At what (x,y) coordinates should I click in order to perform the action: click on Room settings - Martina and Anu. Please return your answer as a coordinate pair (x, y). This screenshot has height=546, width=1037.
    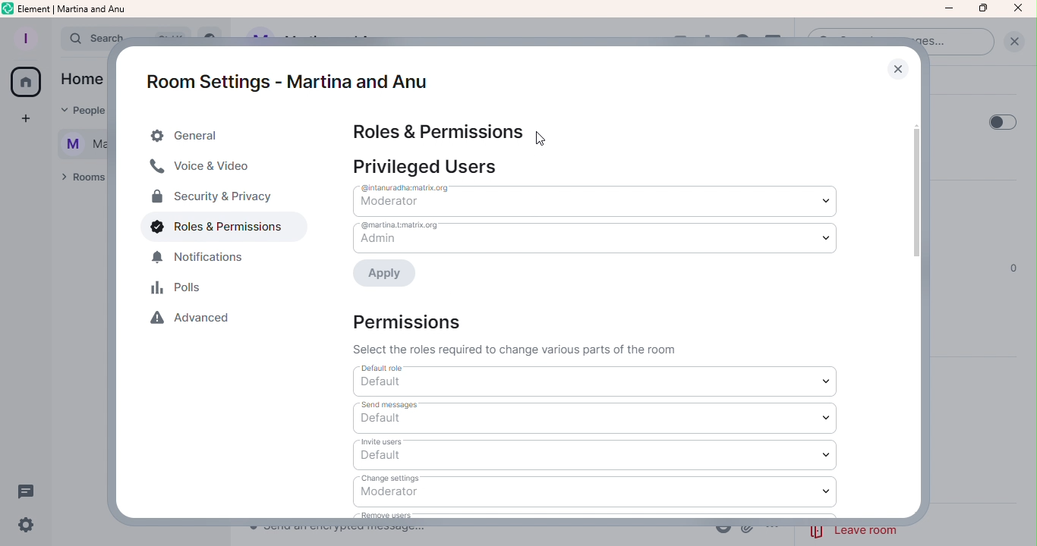
    Looking at the image, I should click on (282, 73).